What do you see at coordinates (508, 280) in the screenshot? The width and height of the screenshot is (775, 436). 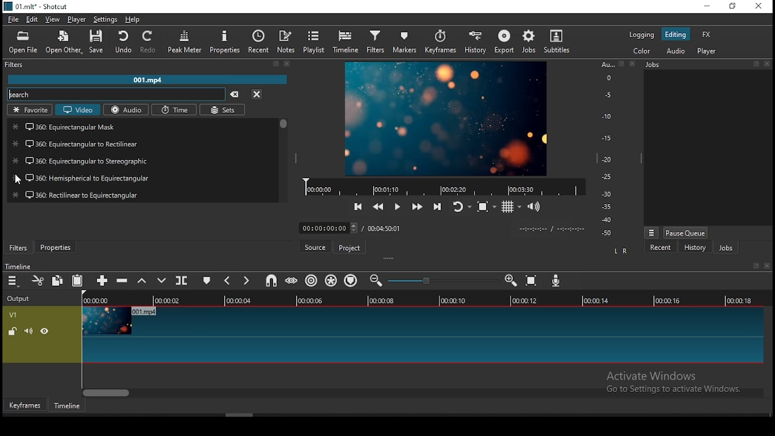 I see `zoom timeline` at bounding box center [508, 280].